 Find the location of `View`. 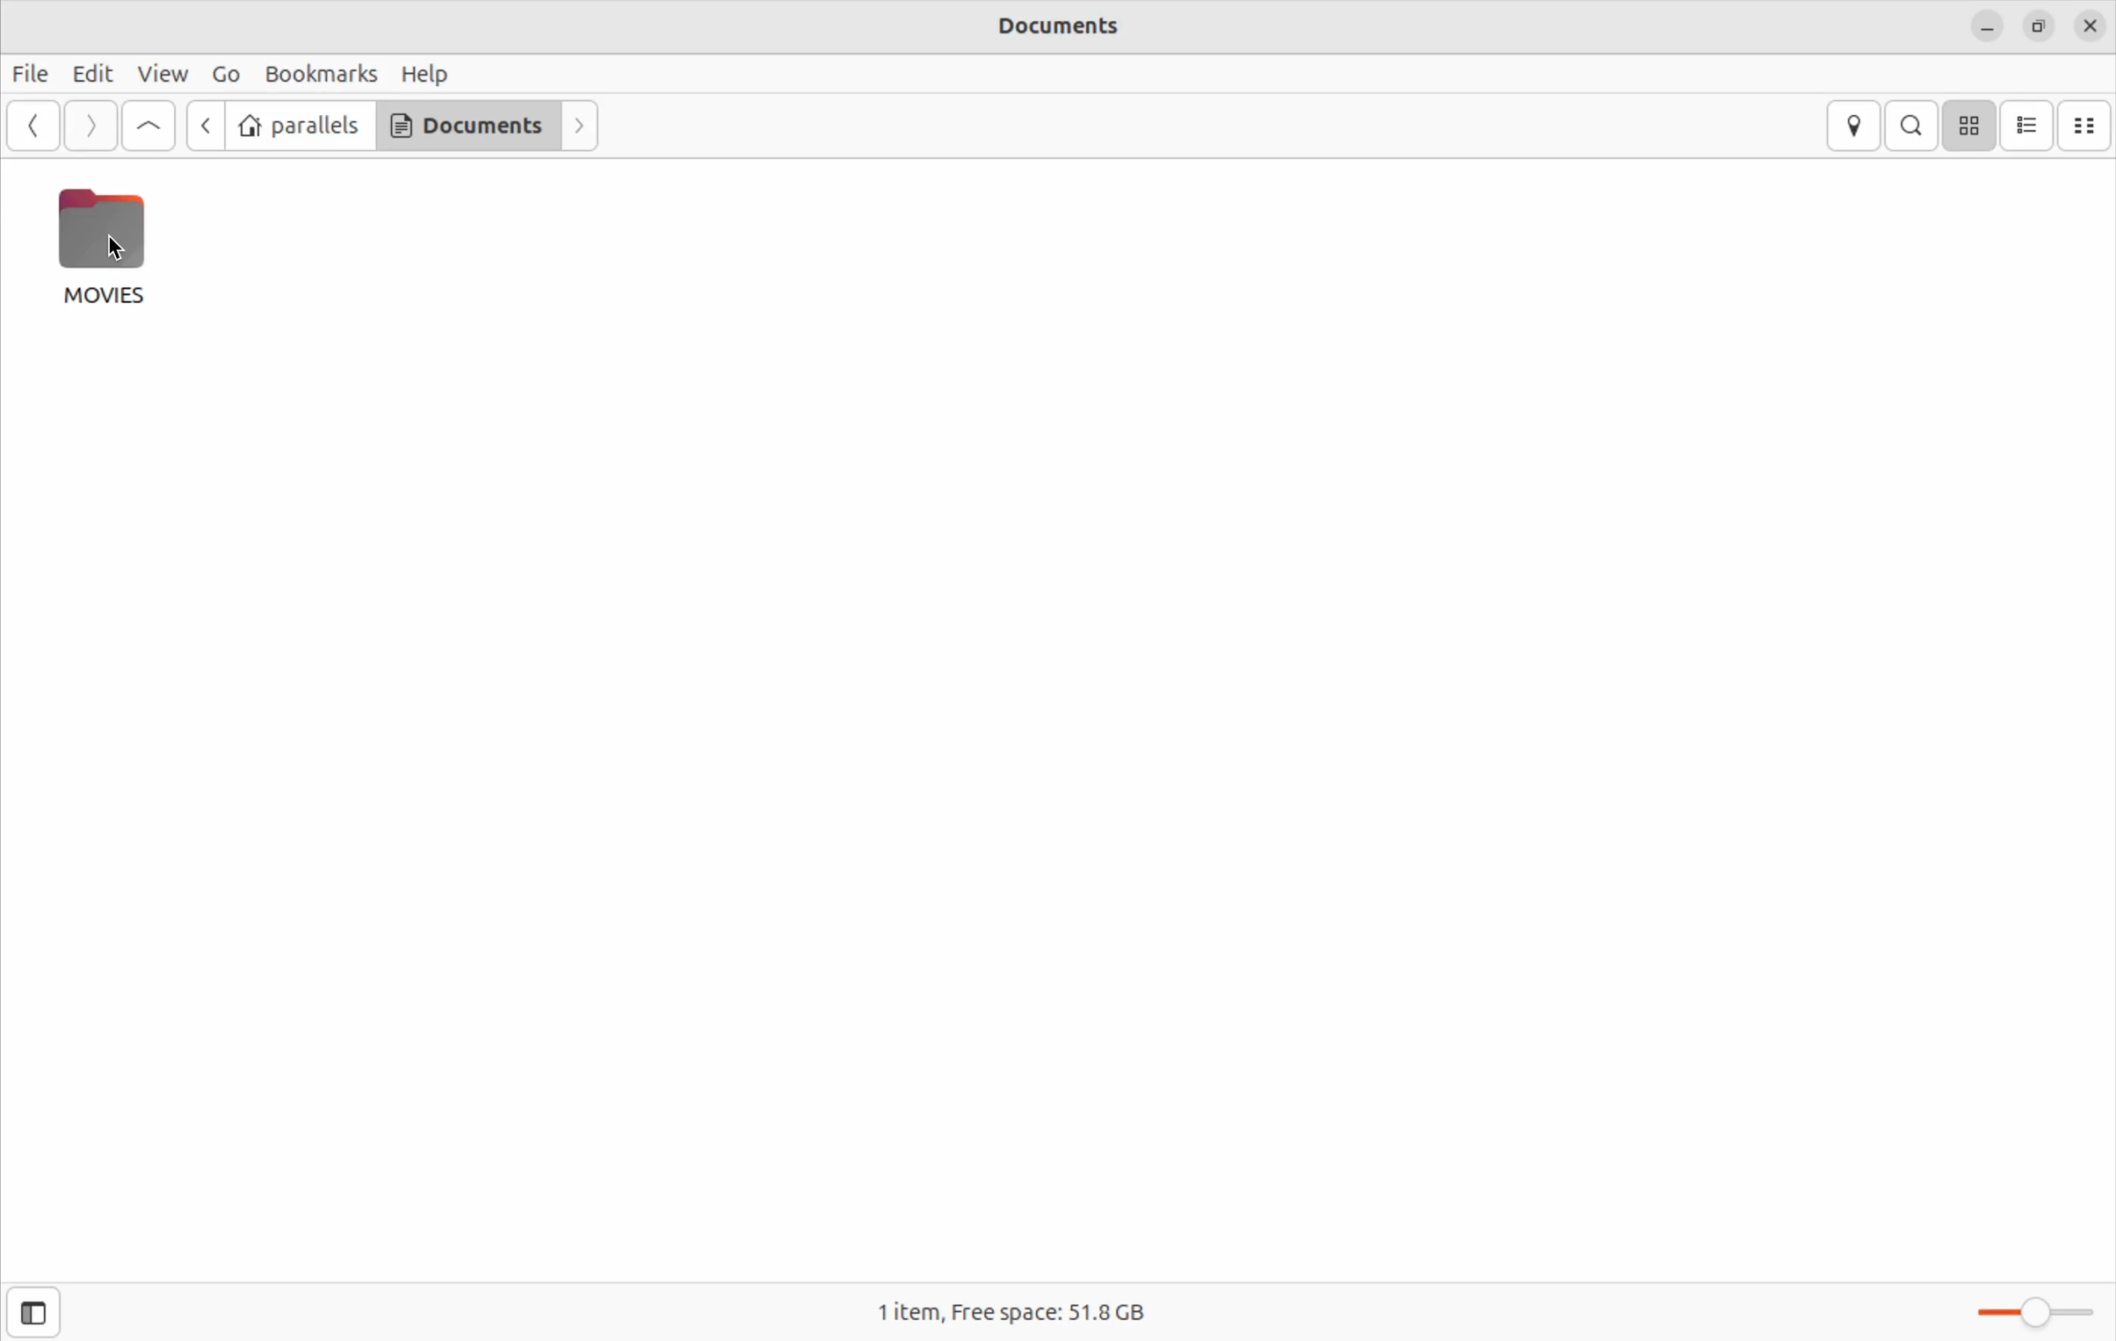

View is located at coordinates (163, 75).